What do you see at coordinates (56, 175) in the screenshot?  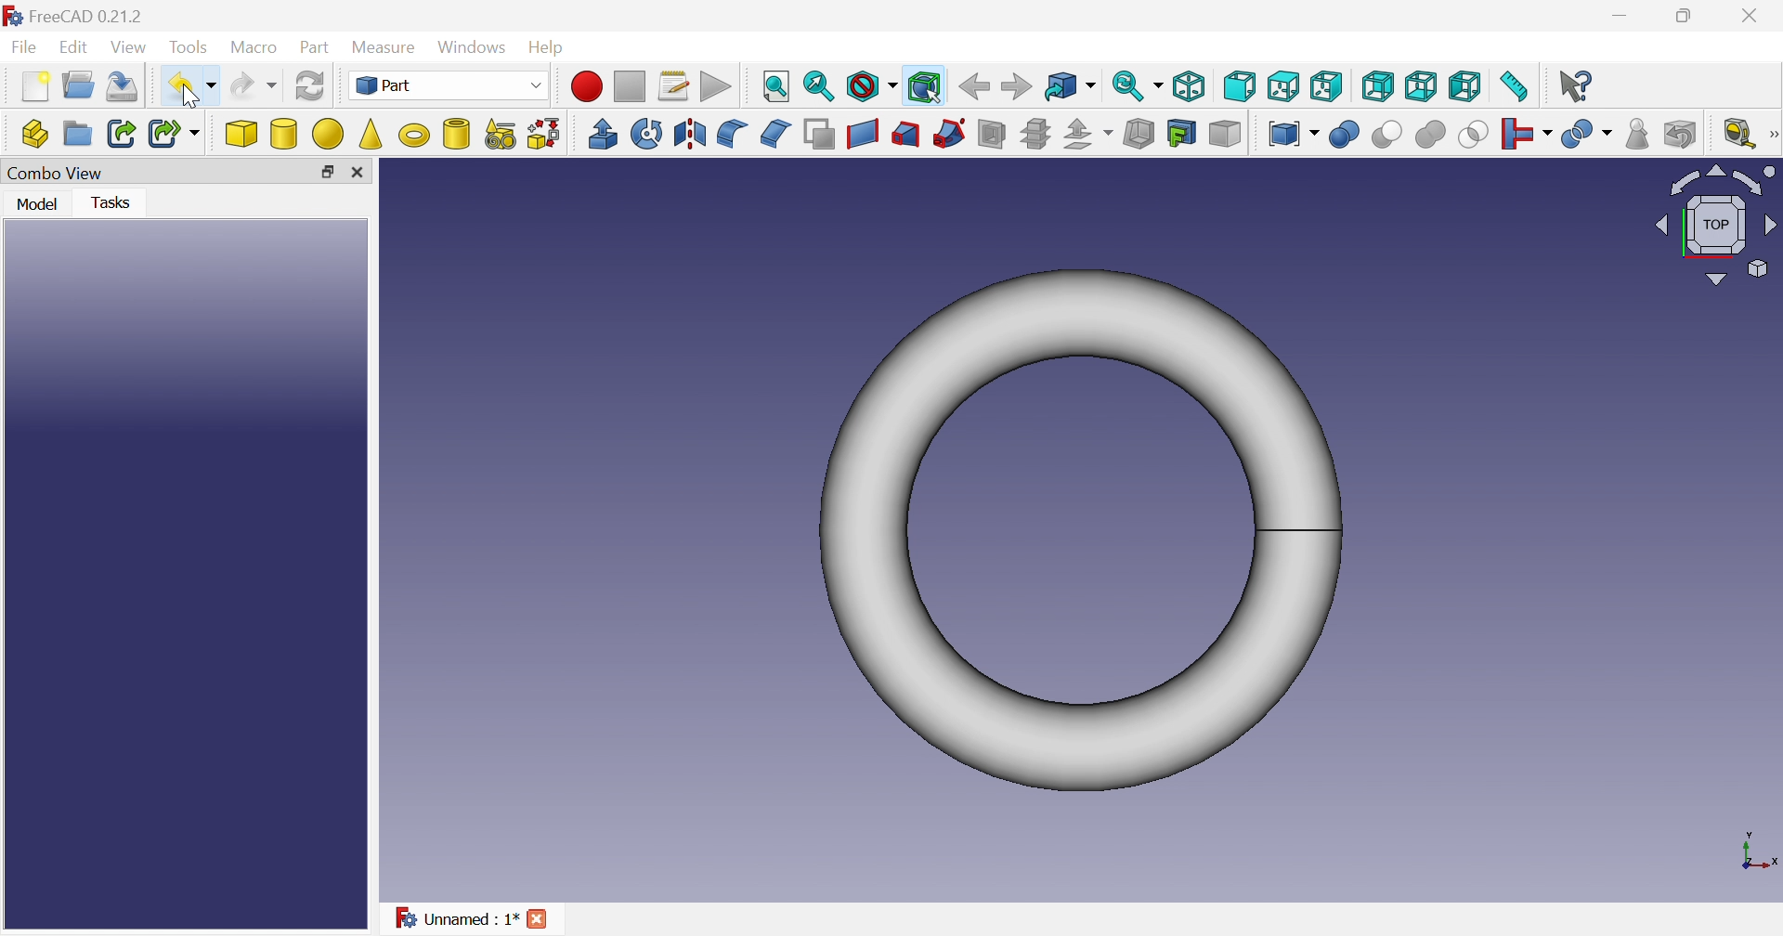 I see `Combo view` at bounding box center [56, 175].